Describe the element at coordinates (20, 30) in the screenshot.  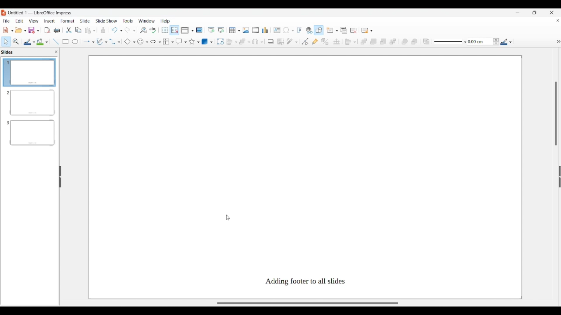
I see `Open document options` at that location.